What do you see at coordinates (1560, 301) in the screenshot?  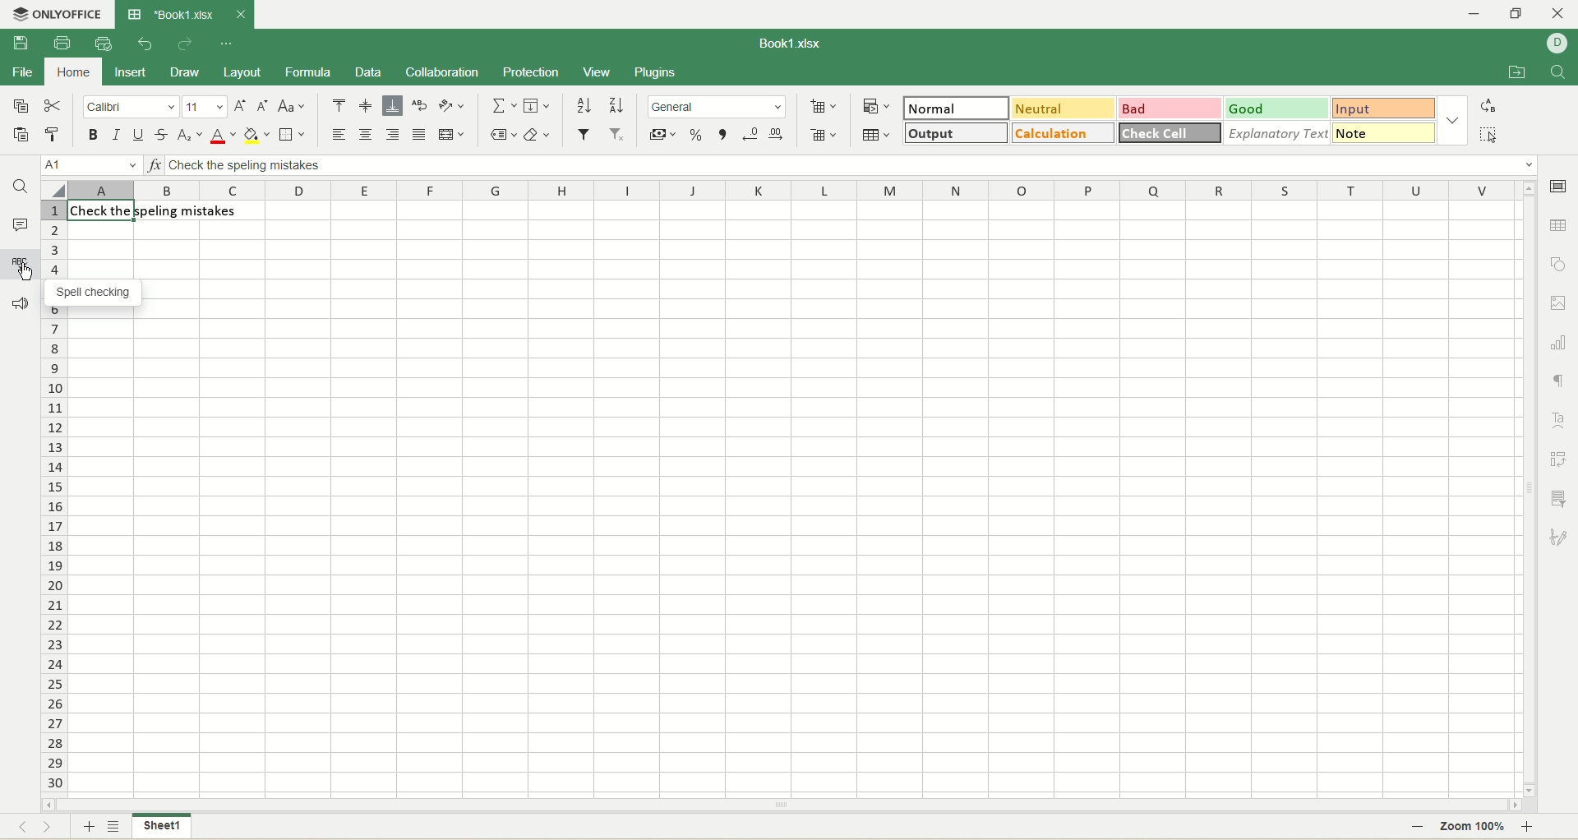 I see `image settings` at bounding box center [1560, 301].